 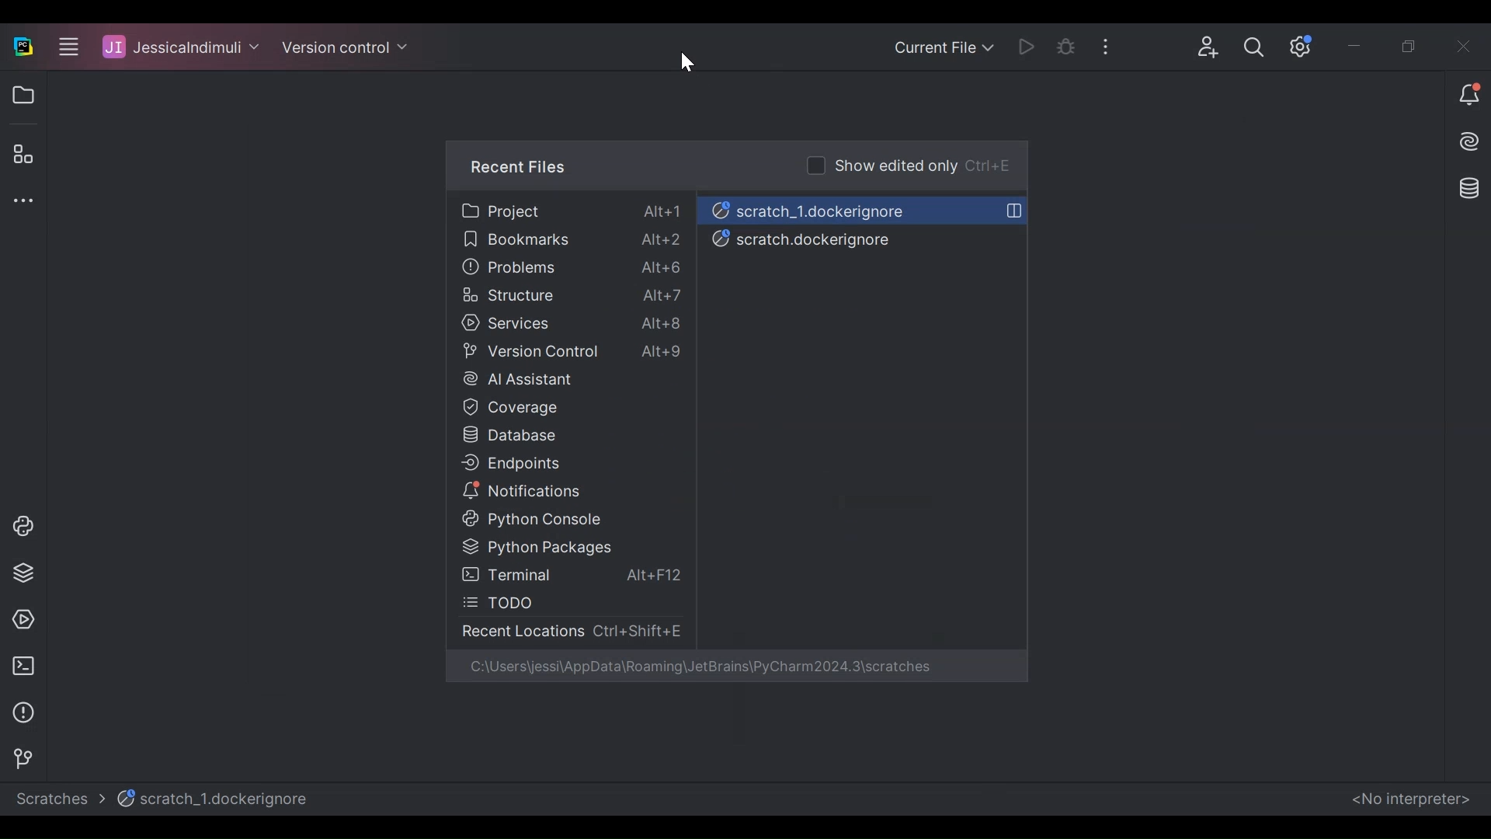 What do you see at coordinates (217, 799) in the screenshot?
I see `scratch_1.dockerignore` at bounding box center [217, 799].